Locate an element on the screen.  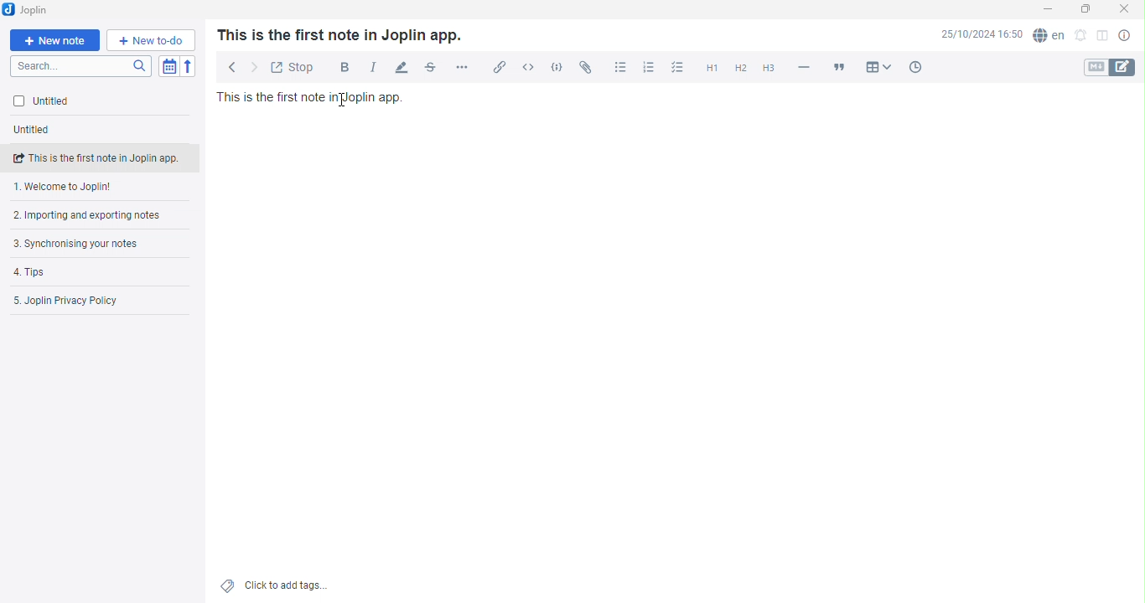
Text in note is located at coordinates (313, 97).